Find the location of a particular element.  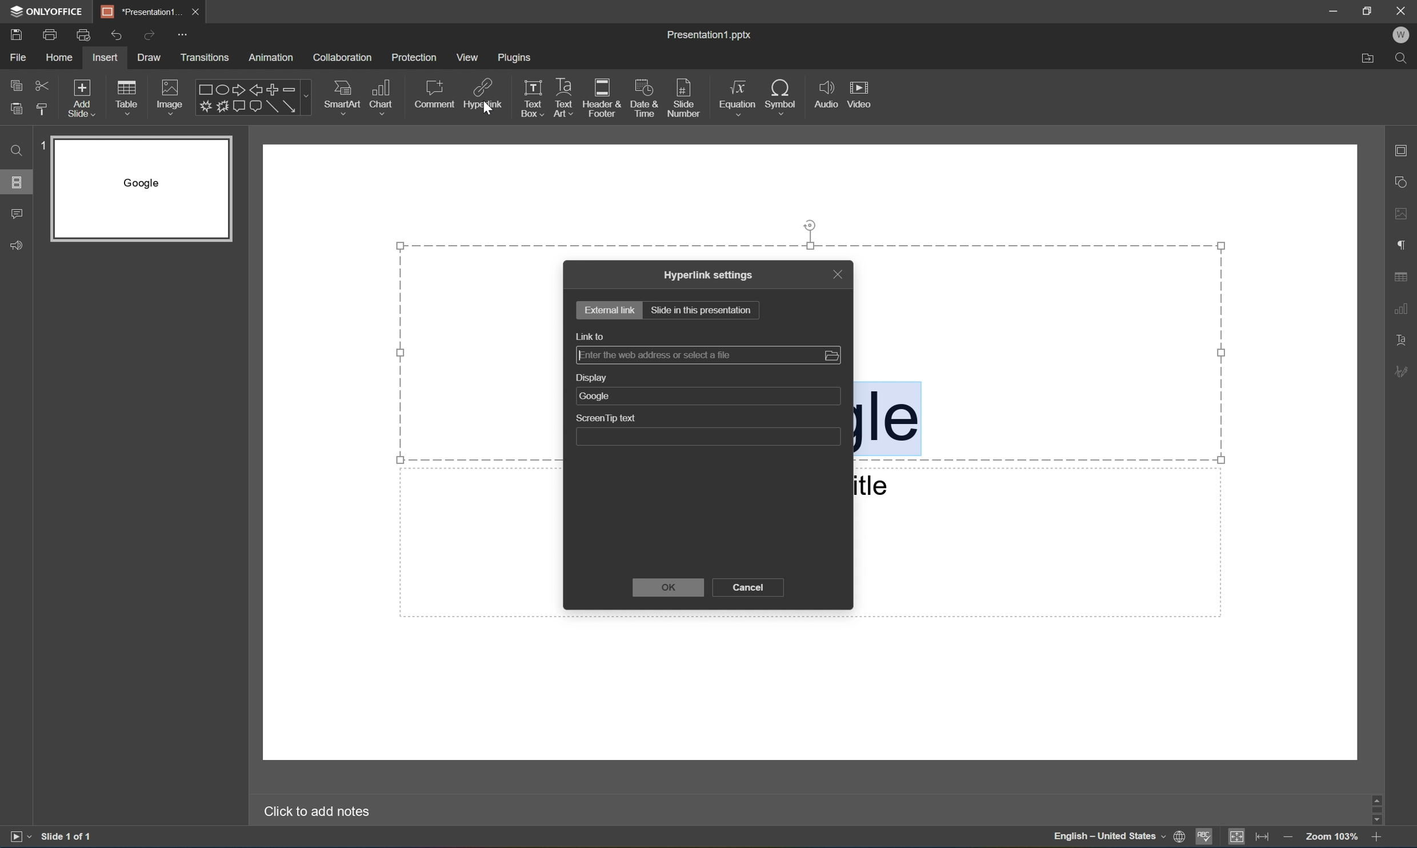

Animation is located at coordinates (275, 58).